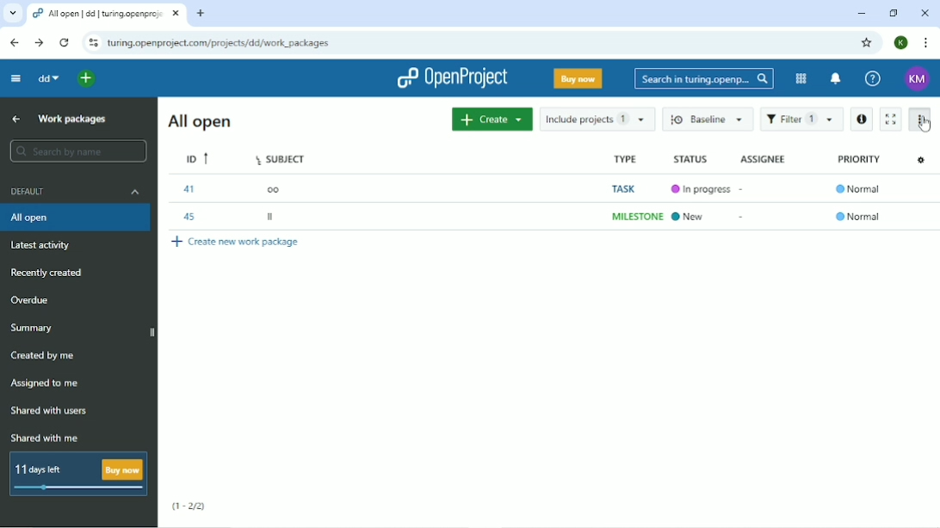  I want to click on Milestone, so click(634, 217).